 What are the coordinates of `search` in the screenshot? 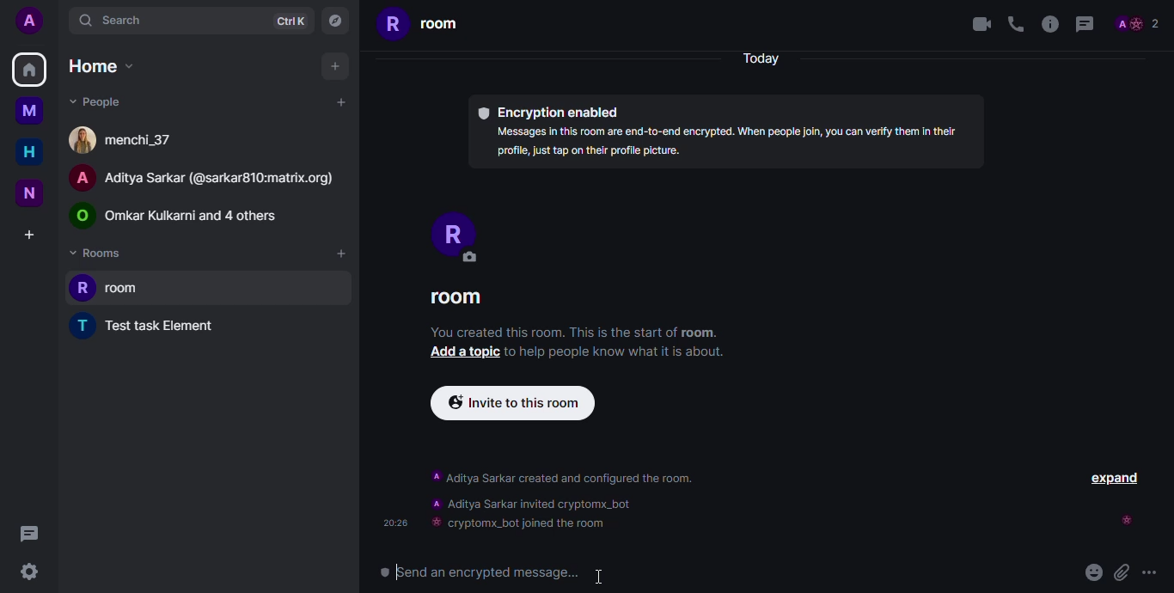 It's located at (113, 20).